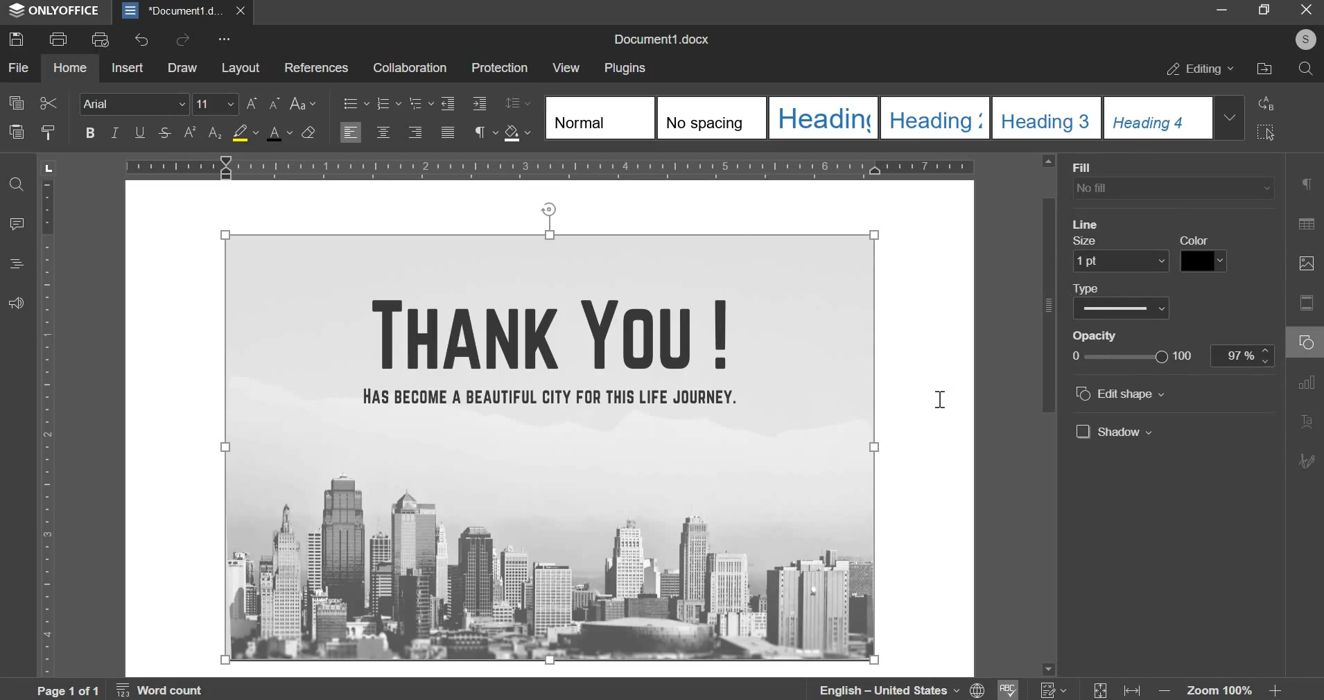  Describe the element at coordinates (1303, 185) in the screenshot. I see `Paragraph settings` at that location.